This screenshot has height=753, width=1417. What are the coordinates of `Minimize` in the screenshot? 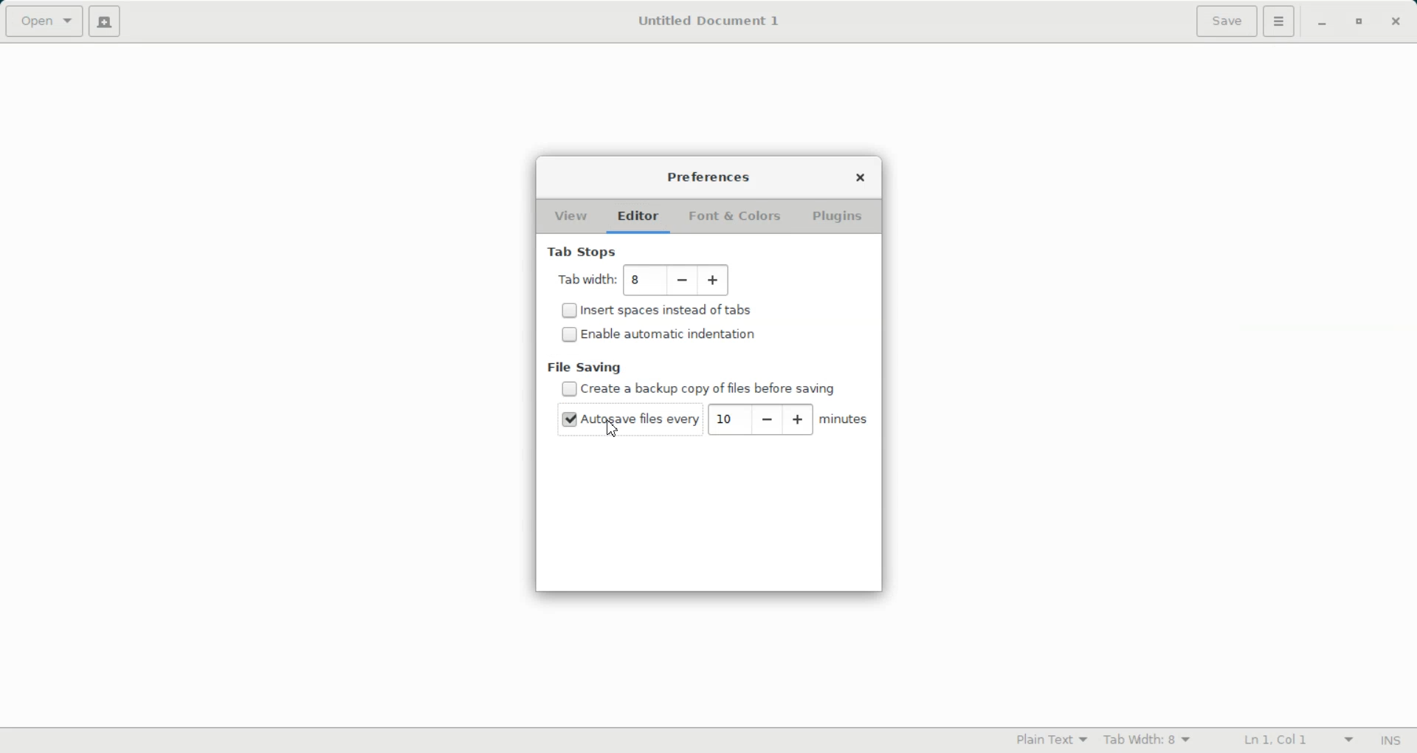 It's located at (1323, 22).